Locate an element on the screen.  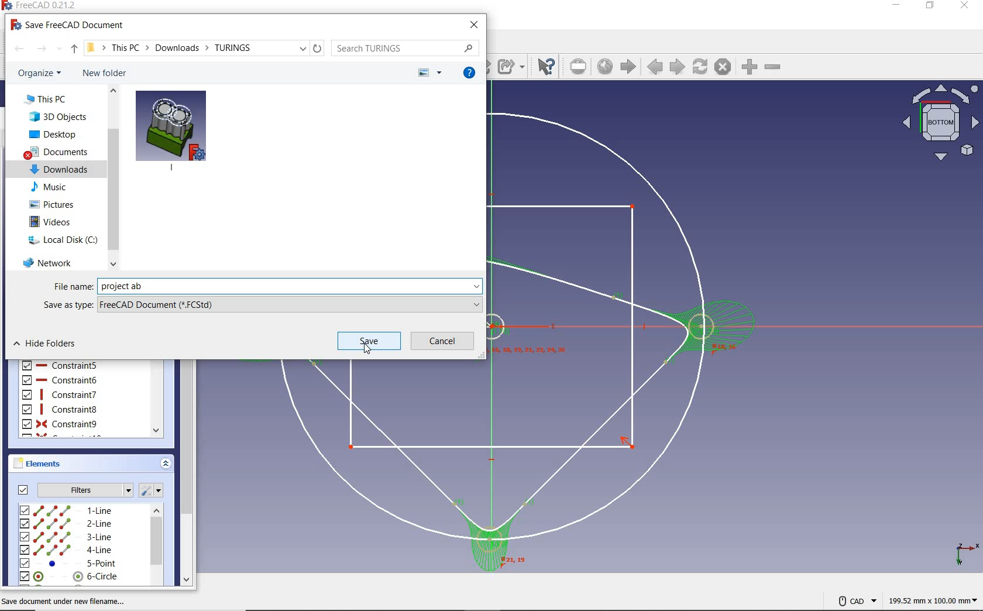
refresh "downloads" is located at coordinates (318, 48).